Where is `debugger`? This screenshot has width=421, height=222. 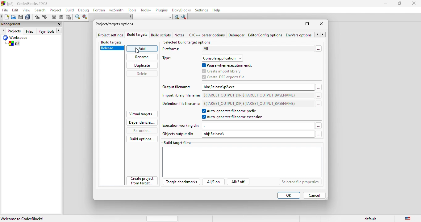 debugger is located at coordinates (237, 35).